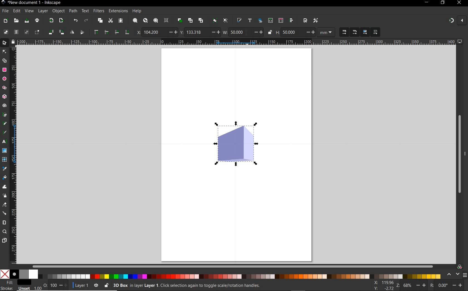  What do you see at coordinates (172, 32) in the screenshot?
I see `increase/decrease` at bounding box center [172, 32].